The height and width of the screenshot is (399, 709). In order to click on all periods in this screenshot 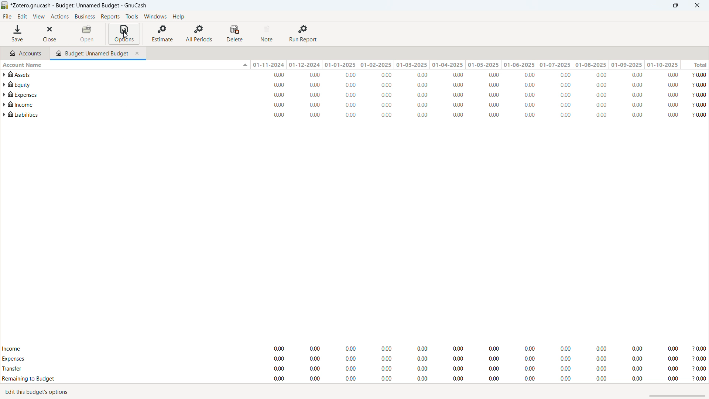, I will do `click(199, 33)`.